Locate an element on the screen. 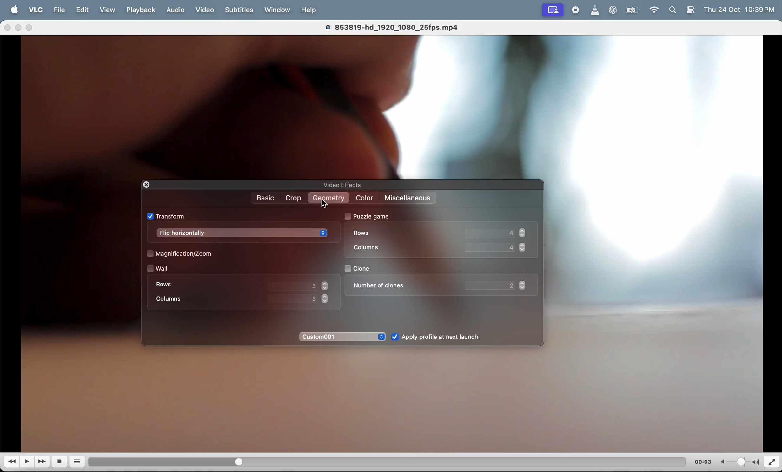 The width and height of the screenshot is (782, 472). wall is located at coordinates (168, 268).